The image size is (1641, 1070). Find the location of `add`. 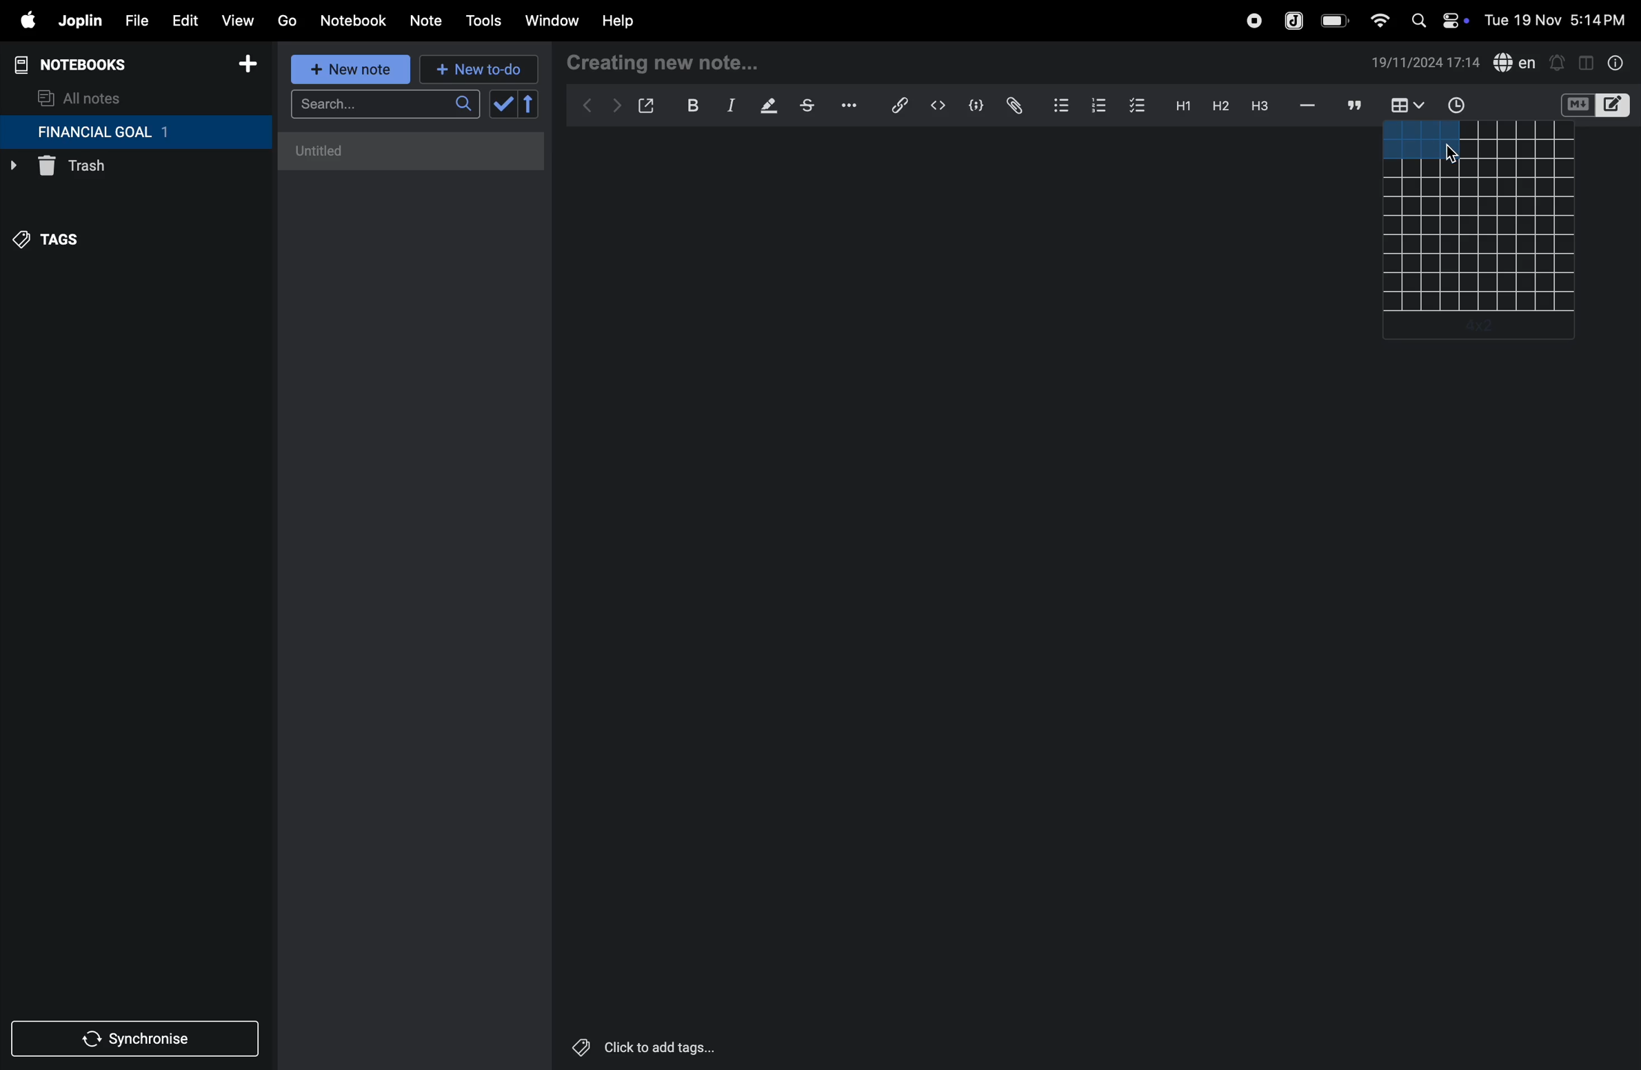

add is located at coordinates (248, 66).